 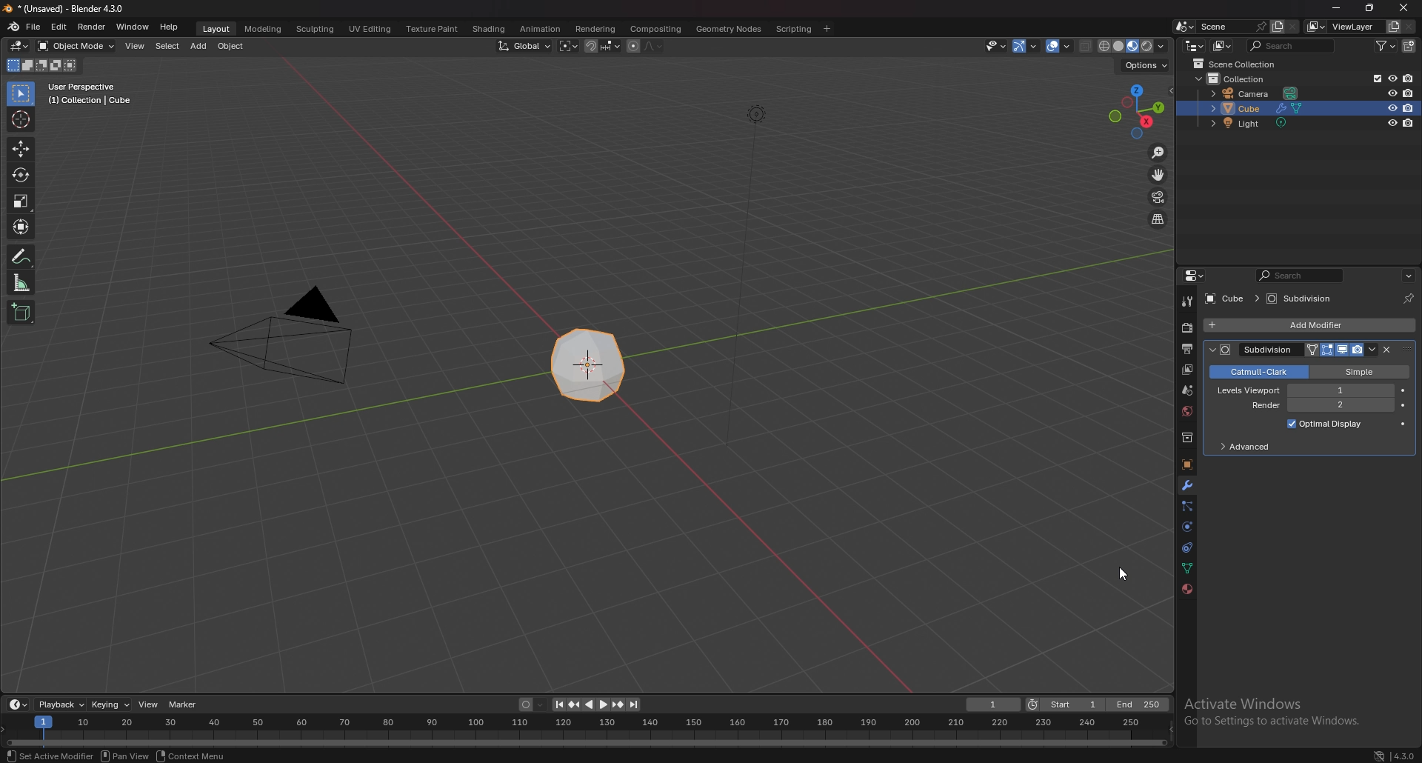 What do you see at coordinates (1185, 411) in the screenshot?
I see `world` at bounding box center [1185, 411].